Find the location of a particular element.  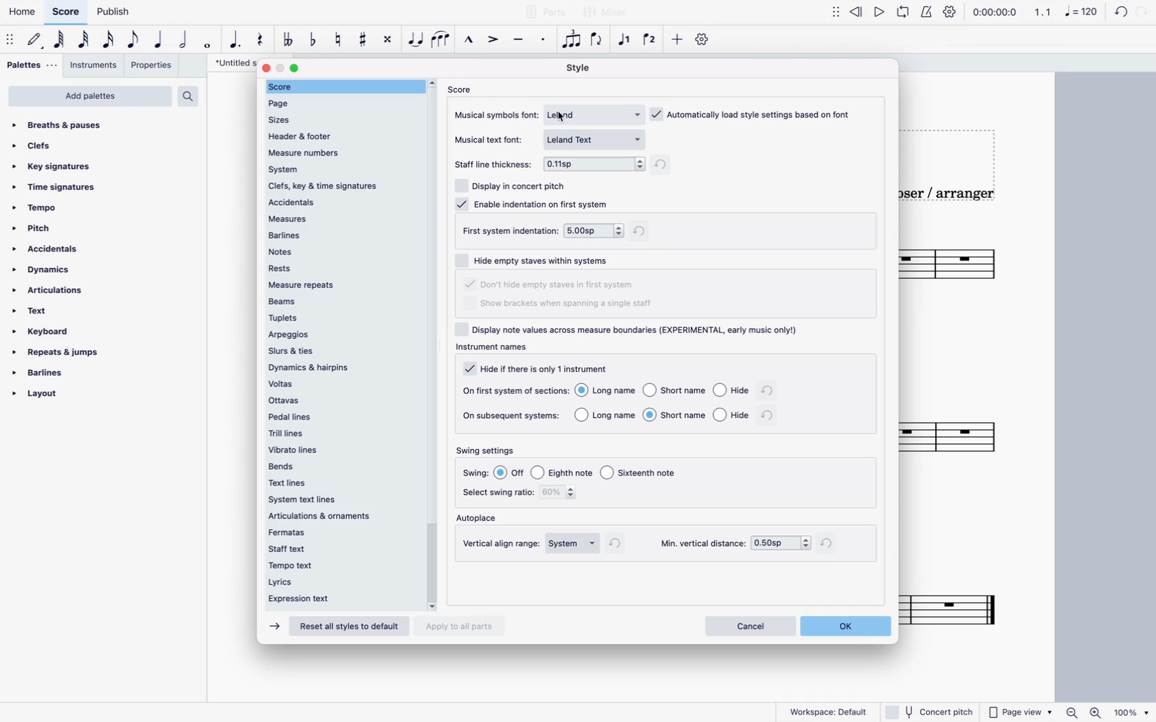

quarter note is located at coordinates (162, 43).